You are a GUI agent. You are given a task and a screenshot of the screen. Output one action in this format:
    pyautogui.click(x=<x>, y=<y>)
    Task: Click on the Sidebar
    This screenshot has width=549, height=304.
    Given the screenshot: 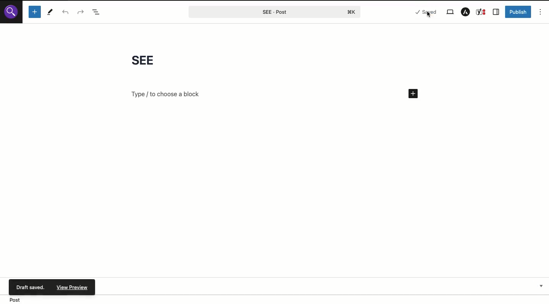 What is the action you would take?
    pyautogui.click(x=496, y=12)
    